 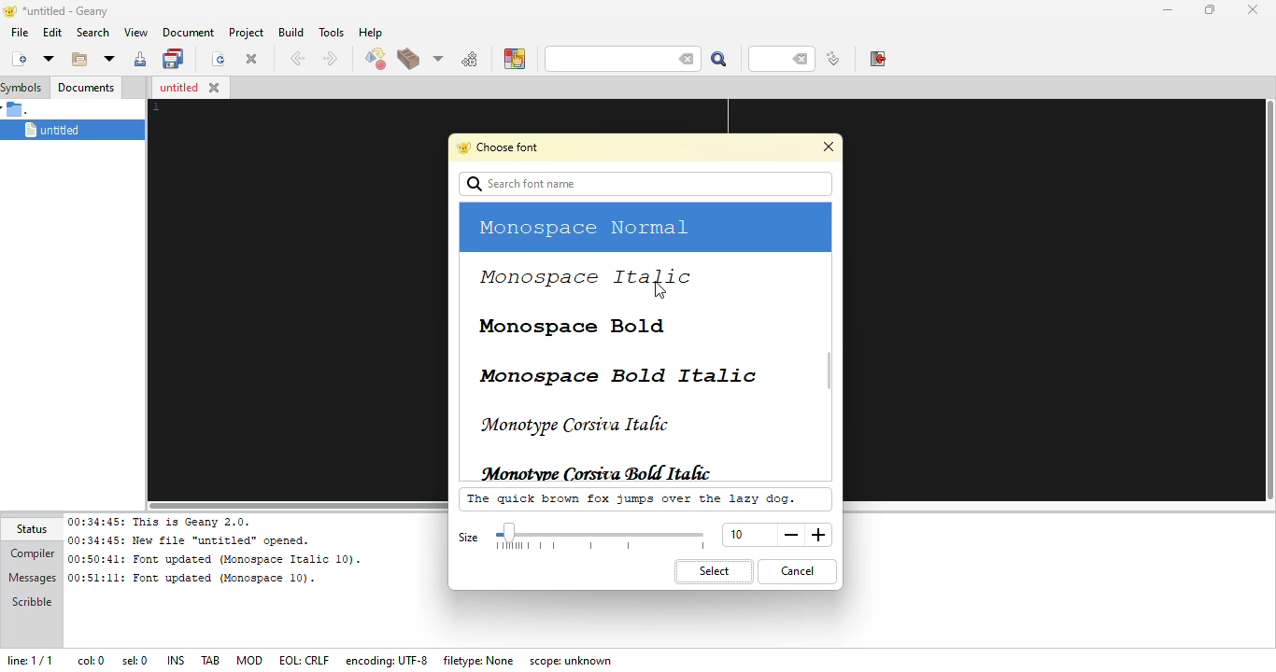 What do you see at coordinates (631, 498) in the screenshot?
I see `the quick brown fox jumps over the lazy dog.` at bounding box center [631, 498].